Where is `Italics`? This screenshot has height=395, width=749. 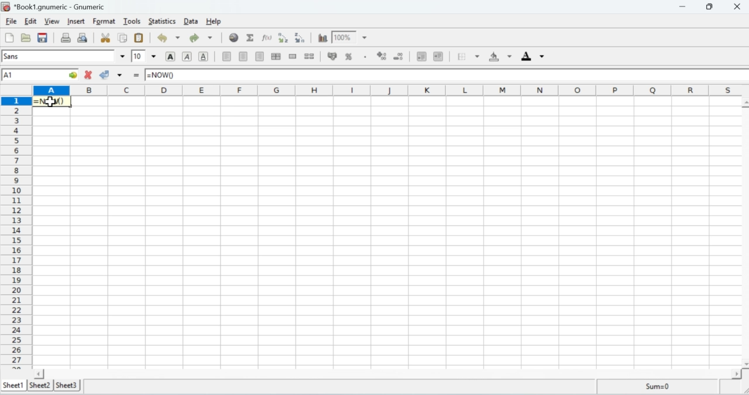
Italics is located at coordinates (187, 57).